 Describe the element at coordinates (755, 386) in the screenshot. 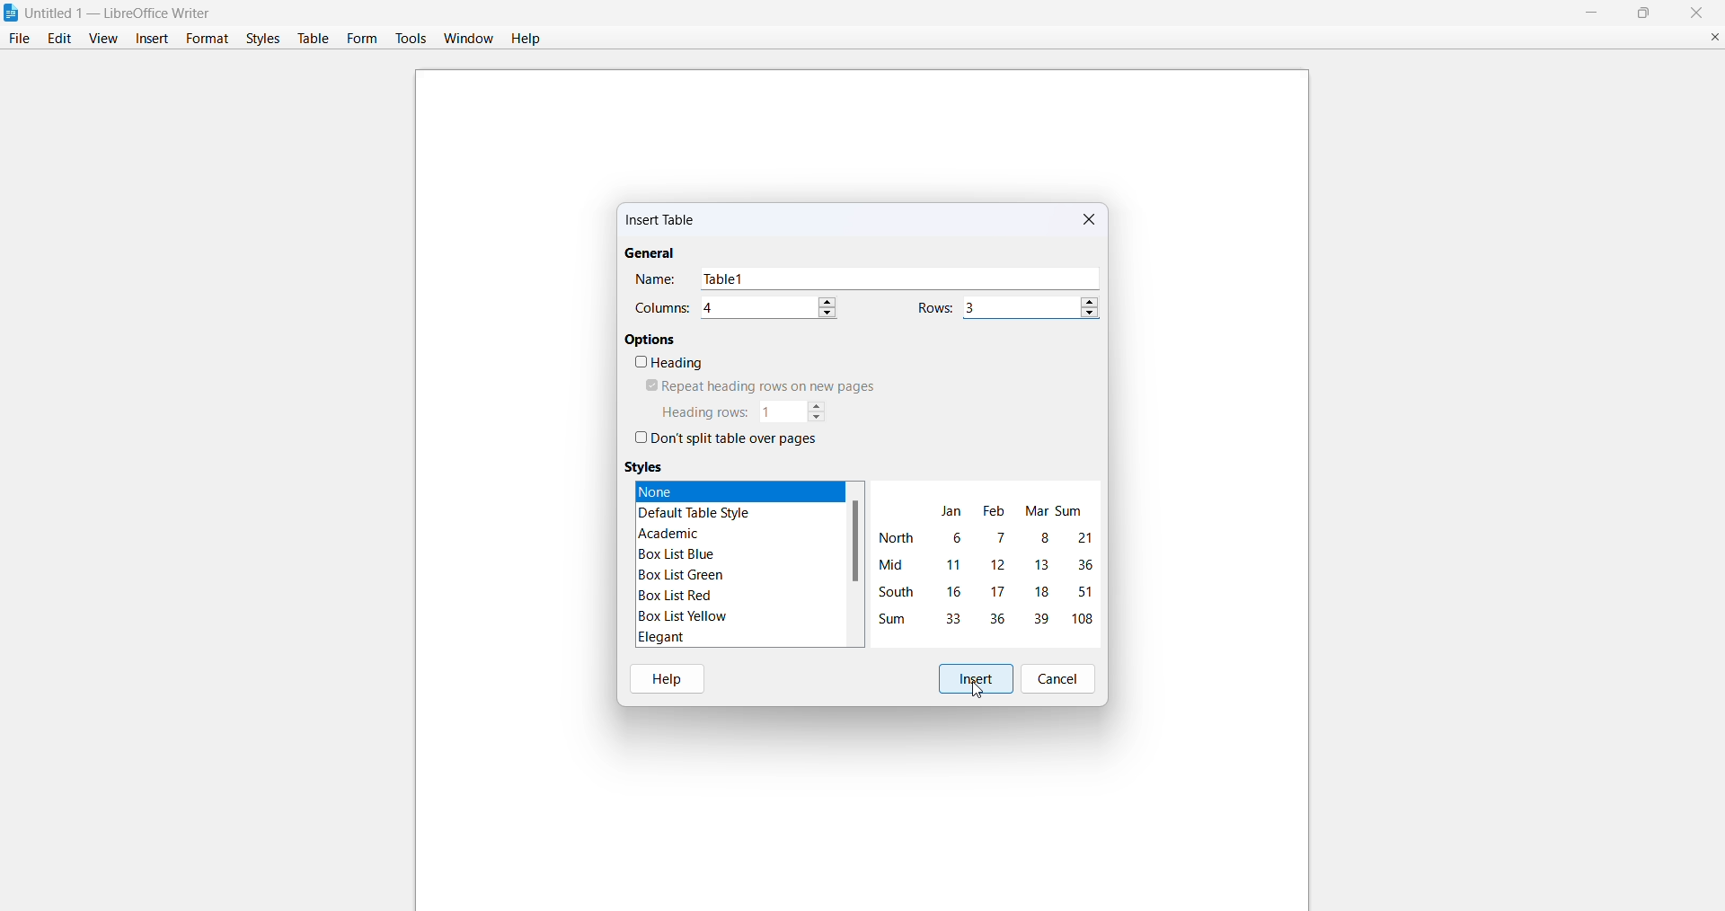

I see `repeat heading rows on new pages 2` at that location.